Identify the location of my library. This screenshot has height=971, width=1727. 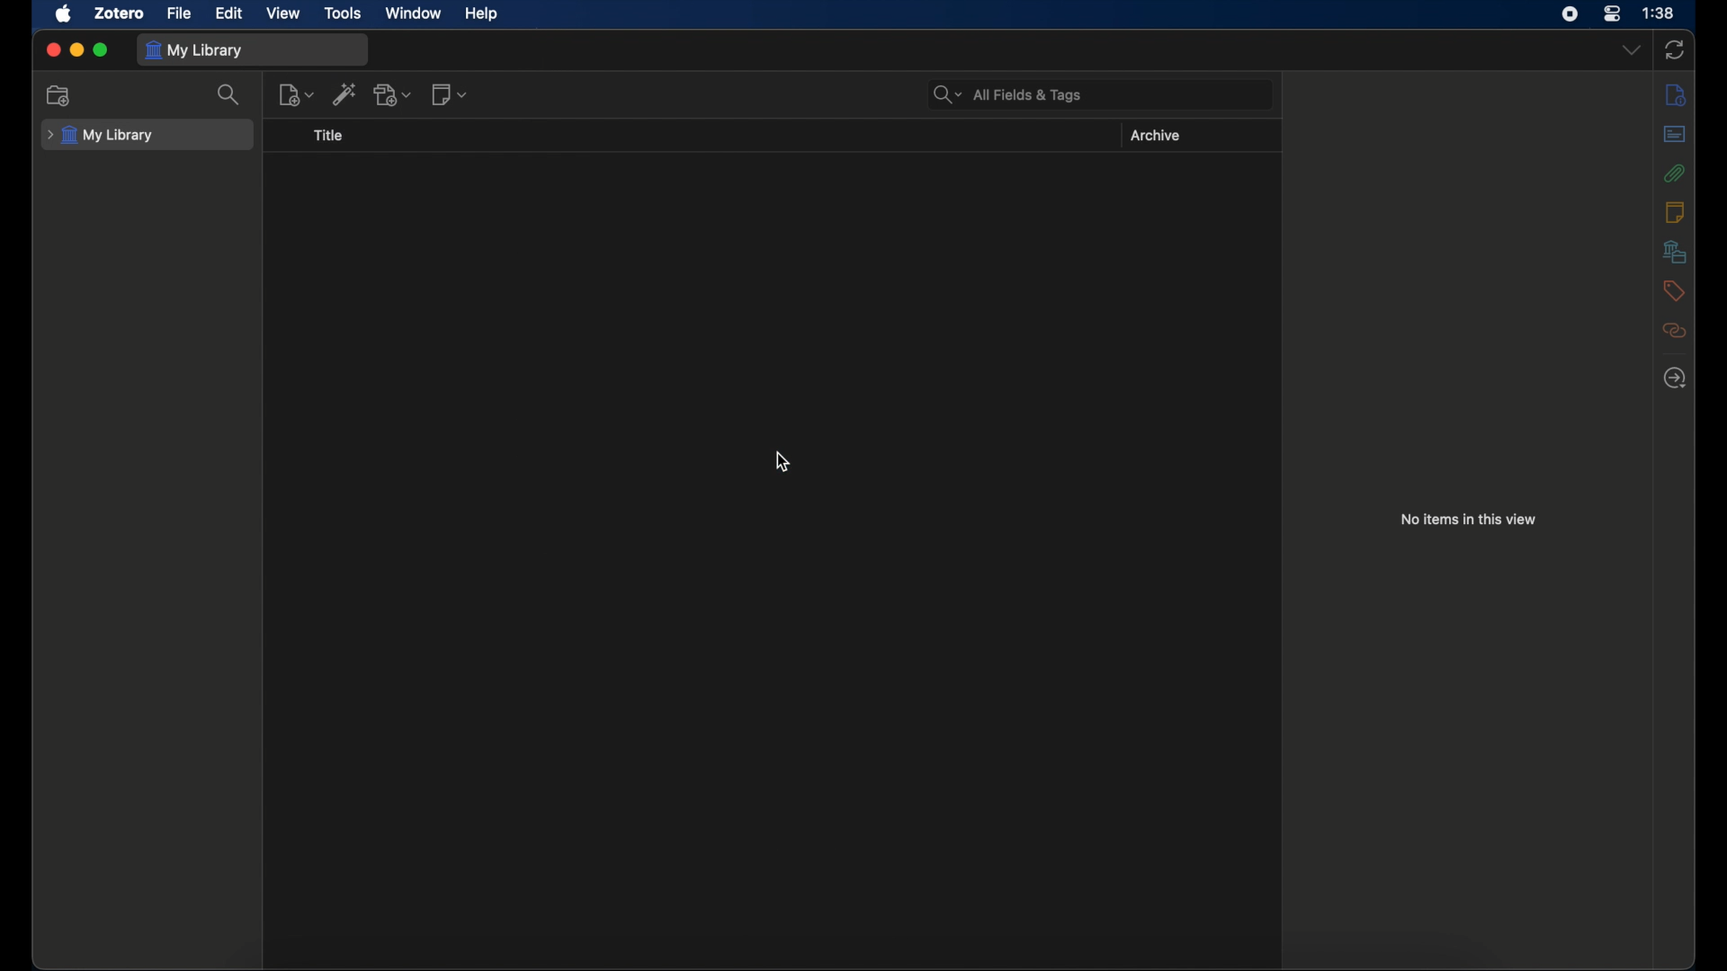
(198, 50).